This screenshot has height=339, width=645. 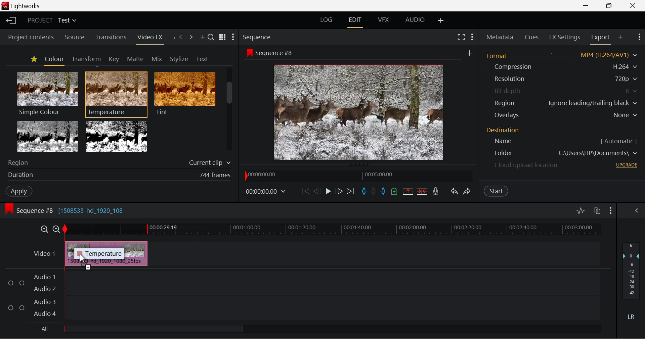 I want to click on Region, so click(x=505, y=103).